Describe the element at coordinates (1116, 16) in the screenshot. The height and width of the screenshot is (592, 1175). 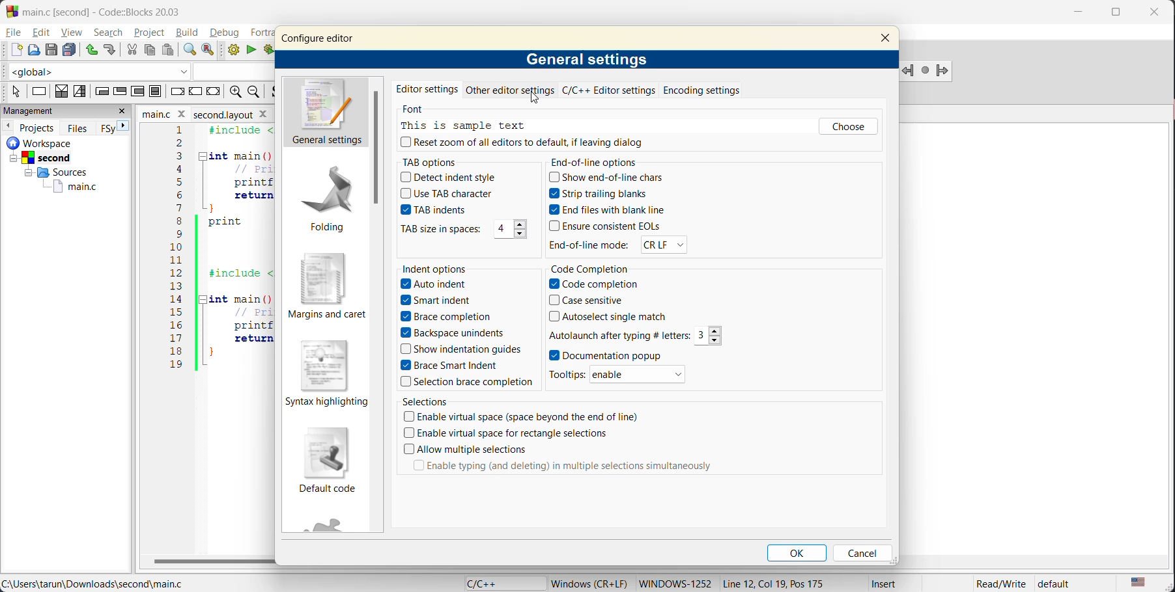
I see `maximize` at that location.